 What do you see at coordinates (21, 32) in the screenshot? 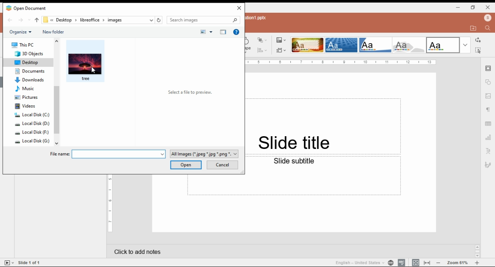
I see `organize` at bounding box center [21, 32].